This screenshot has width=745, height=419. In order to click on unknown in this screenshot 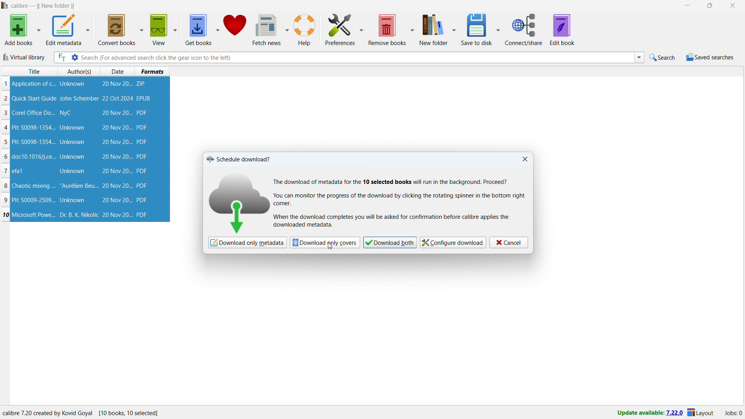, I will do `click(73, 84)`.